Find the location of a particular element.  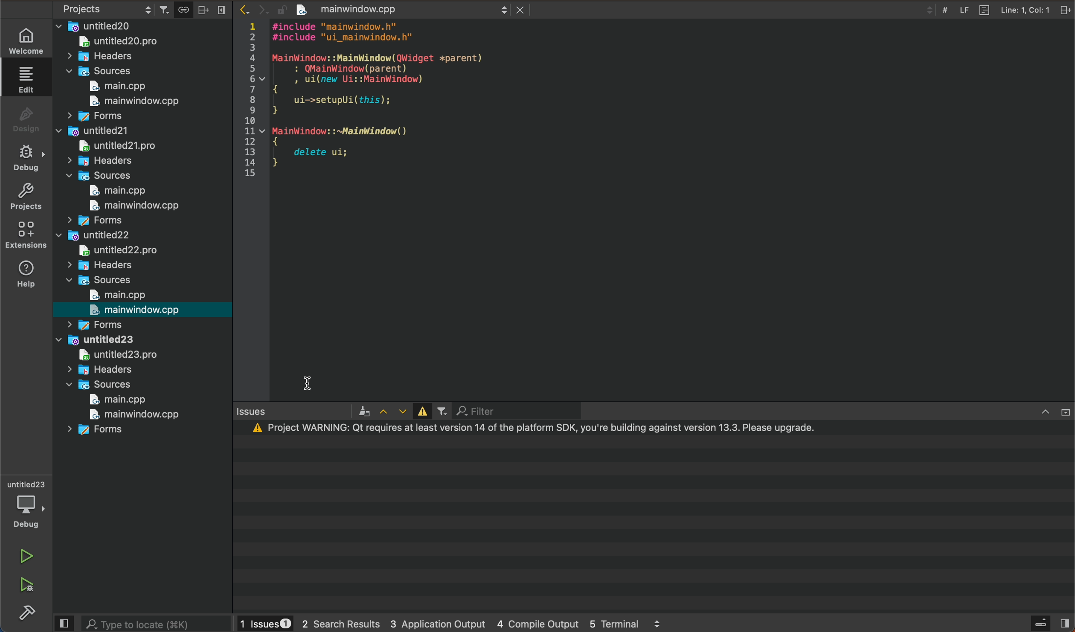

help is located at coordinates (28, 275).